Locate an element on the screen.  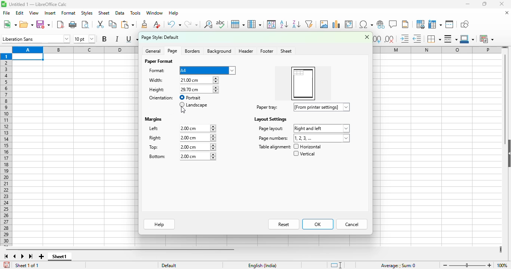
footer is located at coordinates (266, 51).